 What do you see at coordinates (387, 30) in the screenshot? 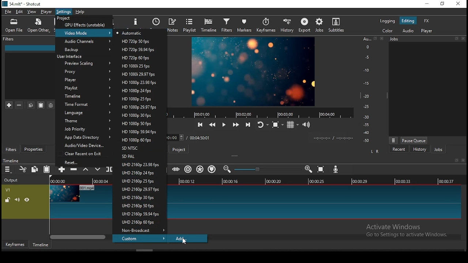
I see `color` at bounding box center [387, 30].